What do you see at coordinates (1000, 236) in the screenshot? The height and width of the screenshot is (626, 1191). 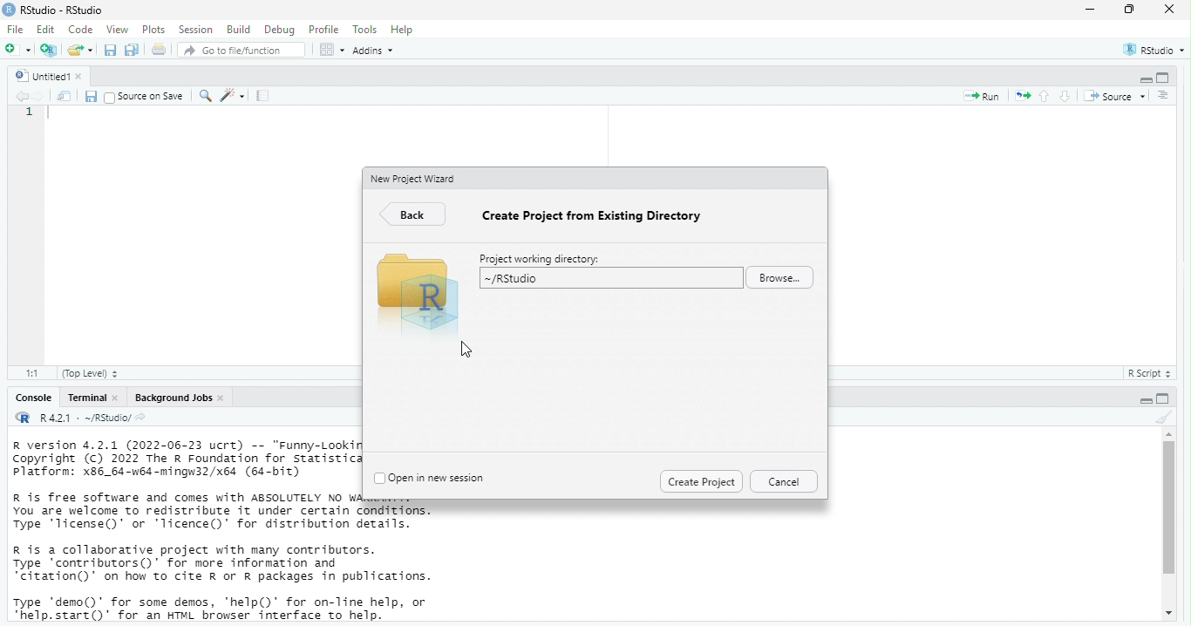 I see `code area` at bounding box center [1000, 236].